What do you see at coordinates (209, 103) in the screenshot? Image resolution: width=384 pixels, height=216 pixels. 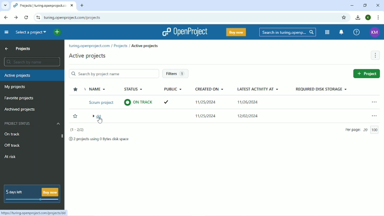 I see `Created on` at bounding box center [209, 103].